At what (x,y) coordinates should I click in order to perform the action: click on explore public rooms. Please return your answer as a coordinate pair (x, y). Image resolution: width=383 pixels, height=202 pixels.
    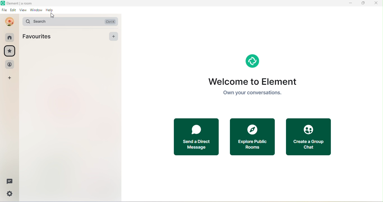
    Looking at the image, I should click on (255, 138).